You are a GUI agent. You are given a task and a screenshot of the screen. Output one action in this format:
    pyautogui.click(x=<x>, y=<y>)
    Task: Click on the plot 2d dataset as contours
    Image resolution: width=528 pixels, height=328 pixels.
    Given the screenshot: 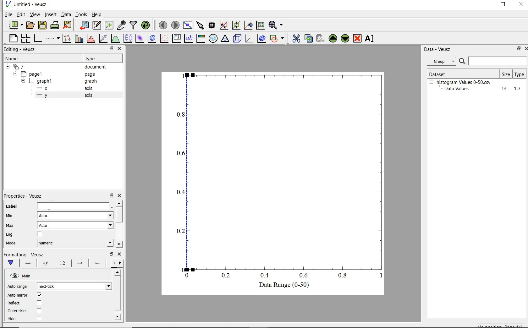 What is the action you would take?
    pyautogui.click(x=152, y=38)
    